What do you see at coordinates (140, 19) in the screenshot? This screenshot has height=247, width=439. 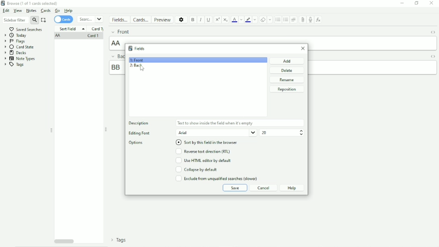 I see `Cards` at bounding box center [140, 19].